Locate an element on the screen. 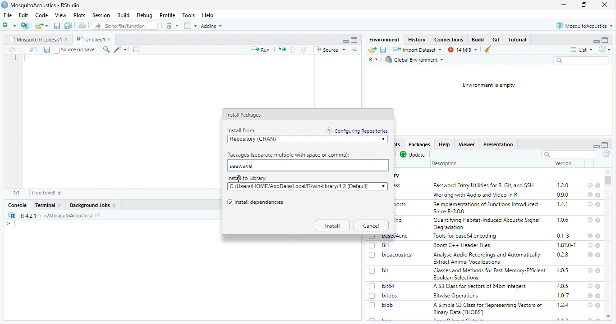  close is located at coordinates (598, 236).